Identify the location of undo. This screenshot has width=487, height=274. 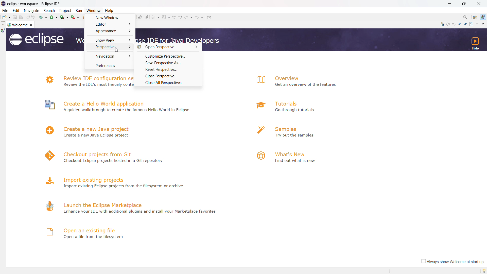
(28, 17).